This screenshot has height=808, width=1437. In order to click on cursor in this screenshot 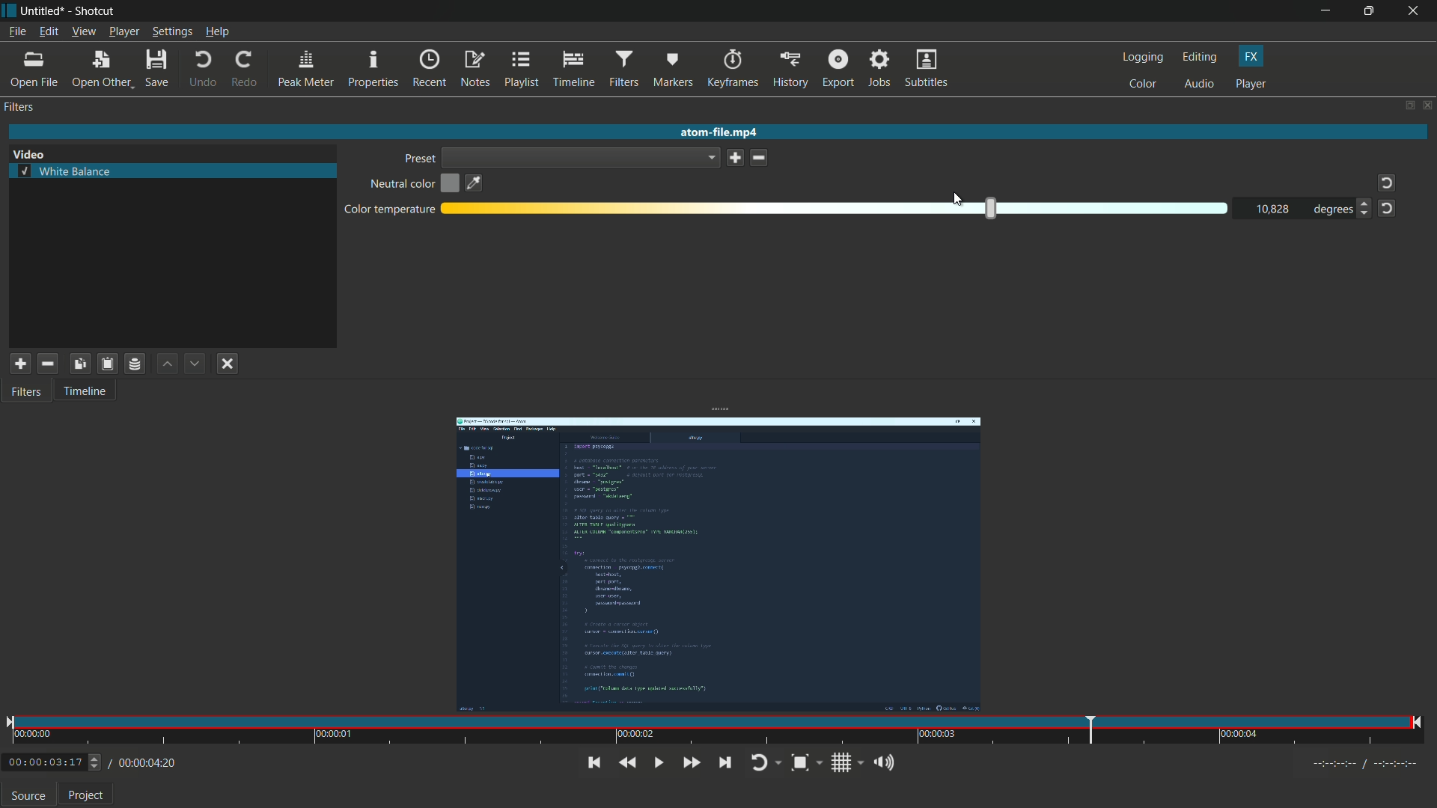, I will do `click(957, 199)`.